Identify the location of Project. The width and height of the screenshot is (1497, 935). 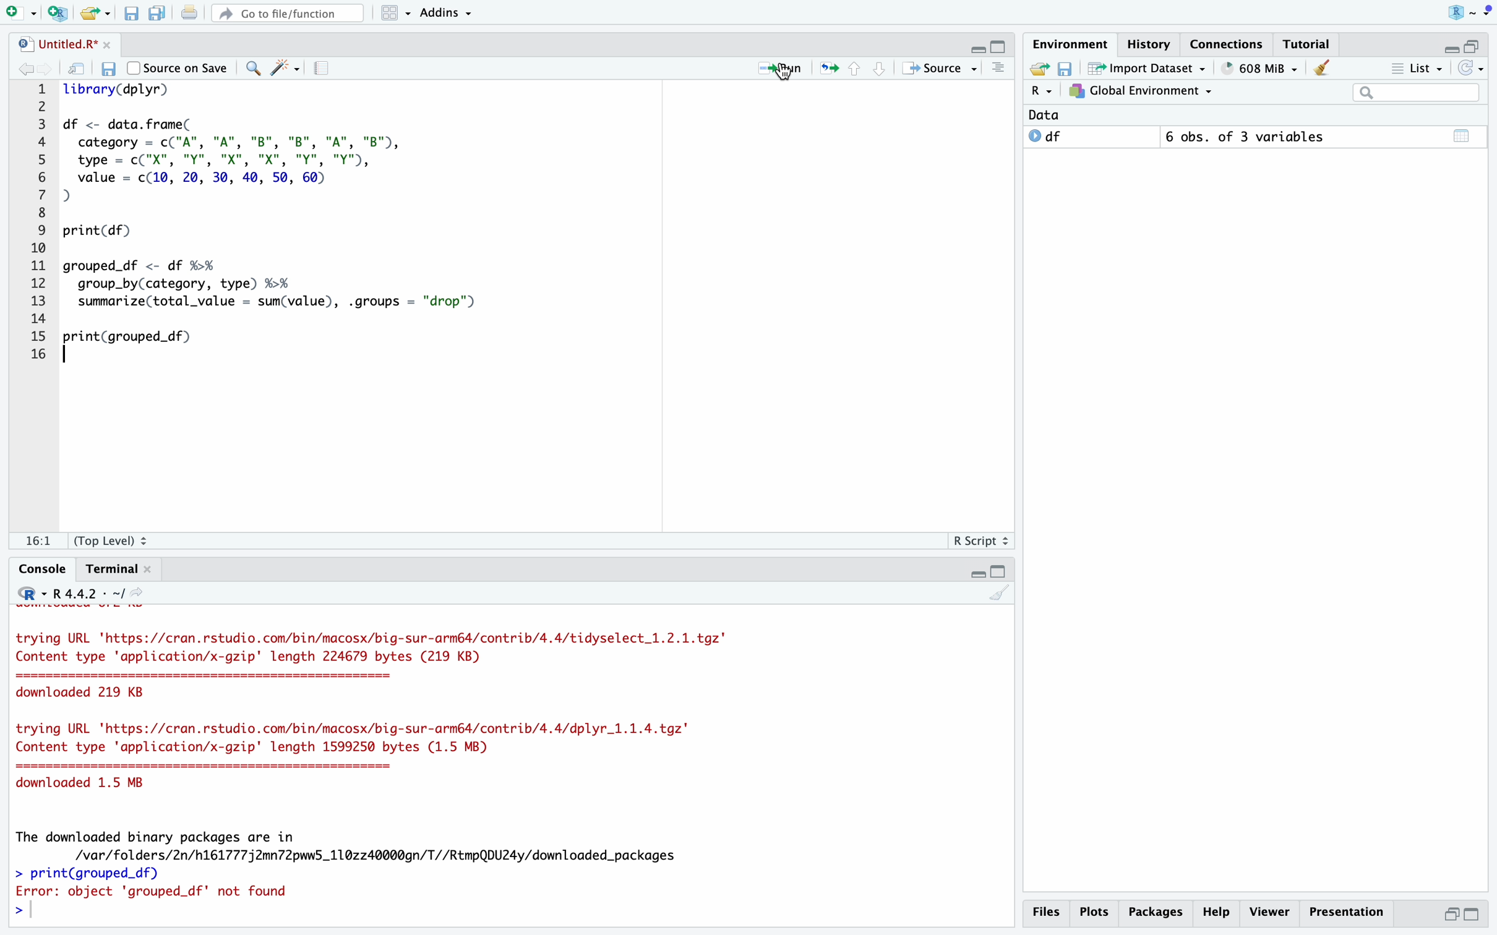
(1469, 13).